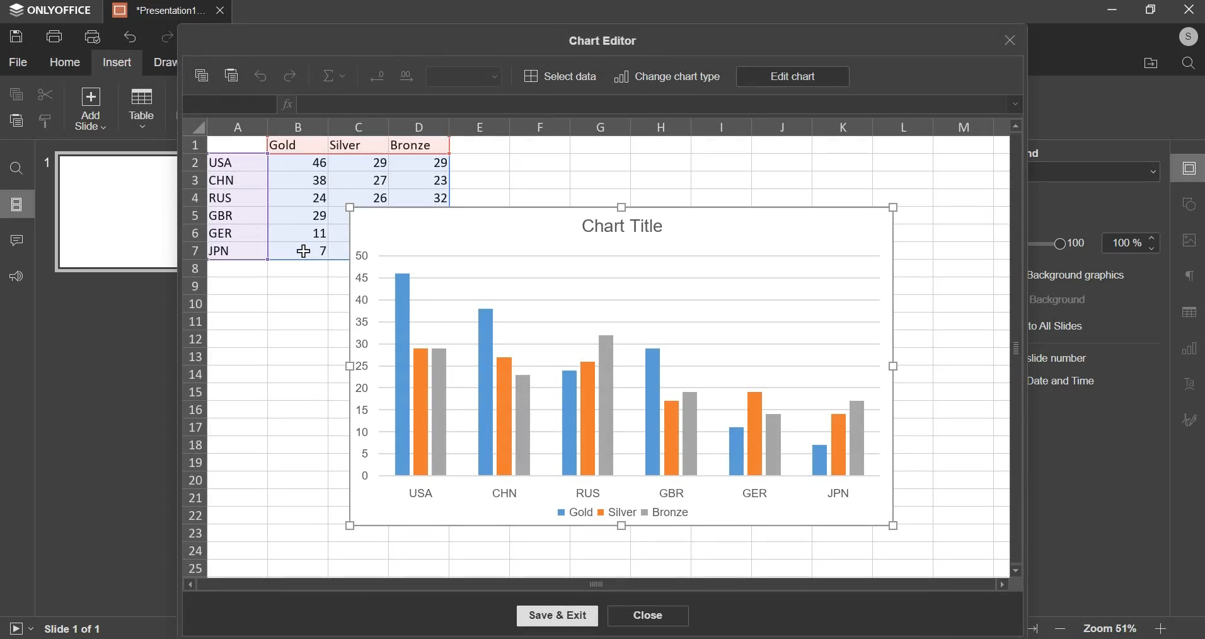 This screenshot has width=1205, height=639. I want to click on paste, so click(233, 76).